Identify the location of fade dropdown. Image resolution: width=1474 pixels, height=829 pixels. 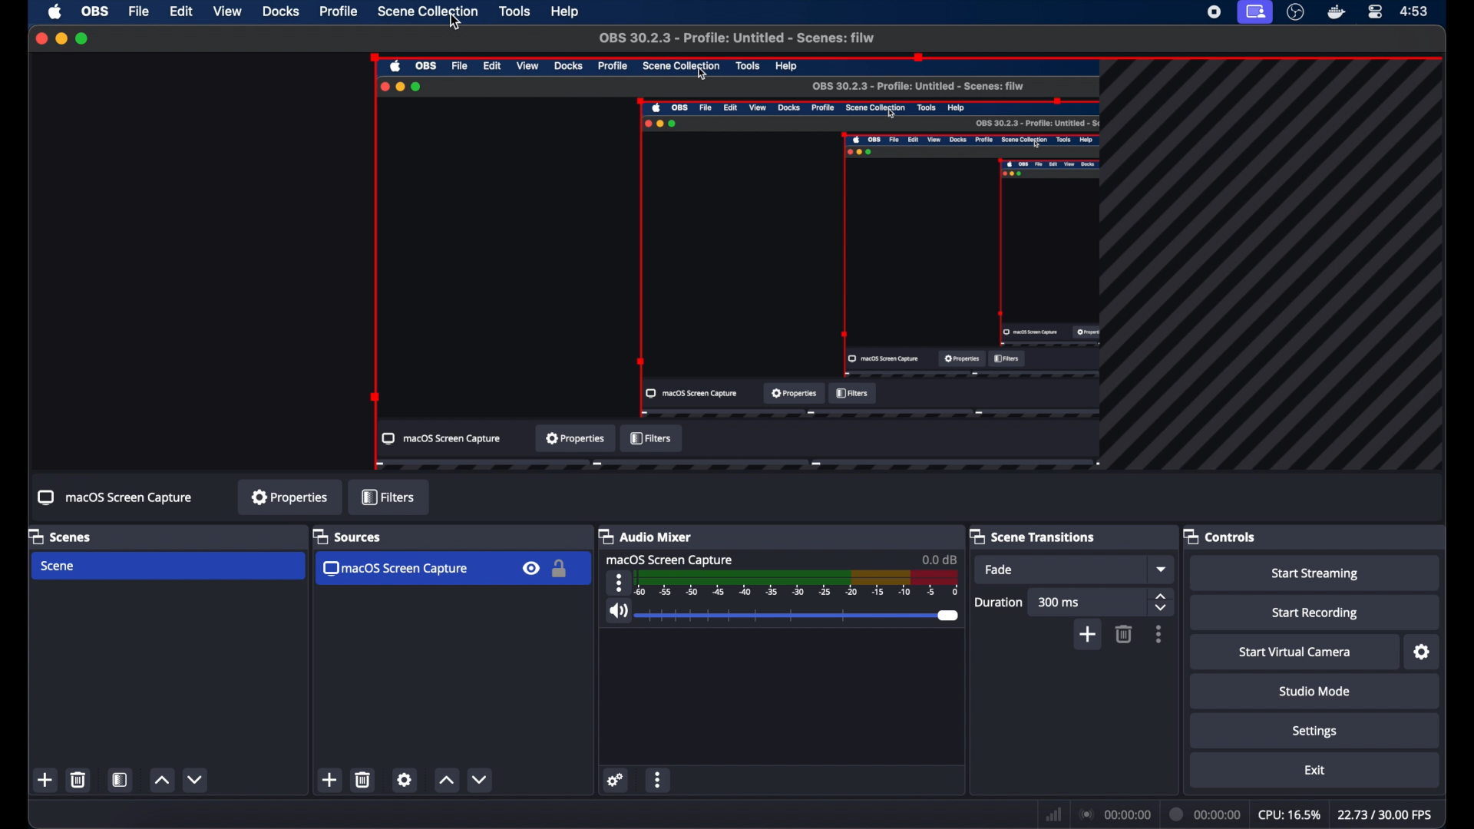
(1161, 569).